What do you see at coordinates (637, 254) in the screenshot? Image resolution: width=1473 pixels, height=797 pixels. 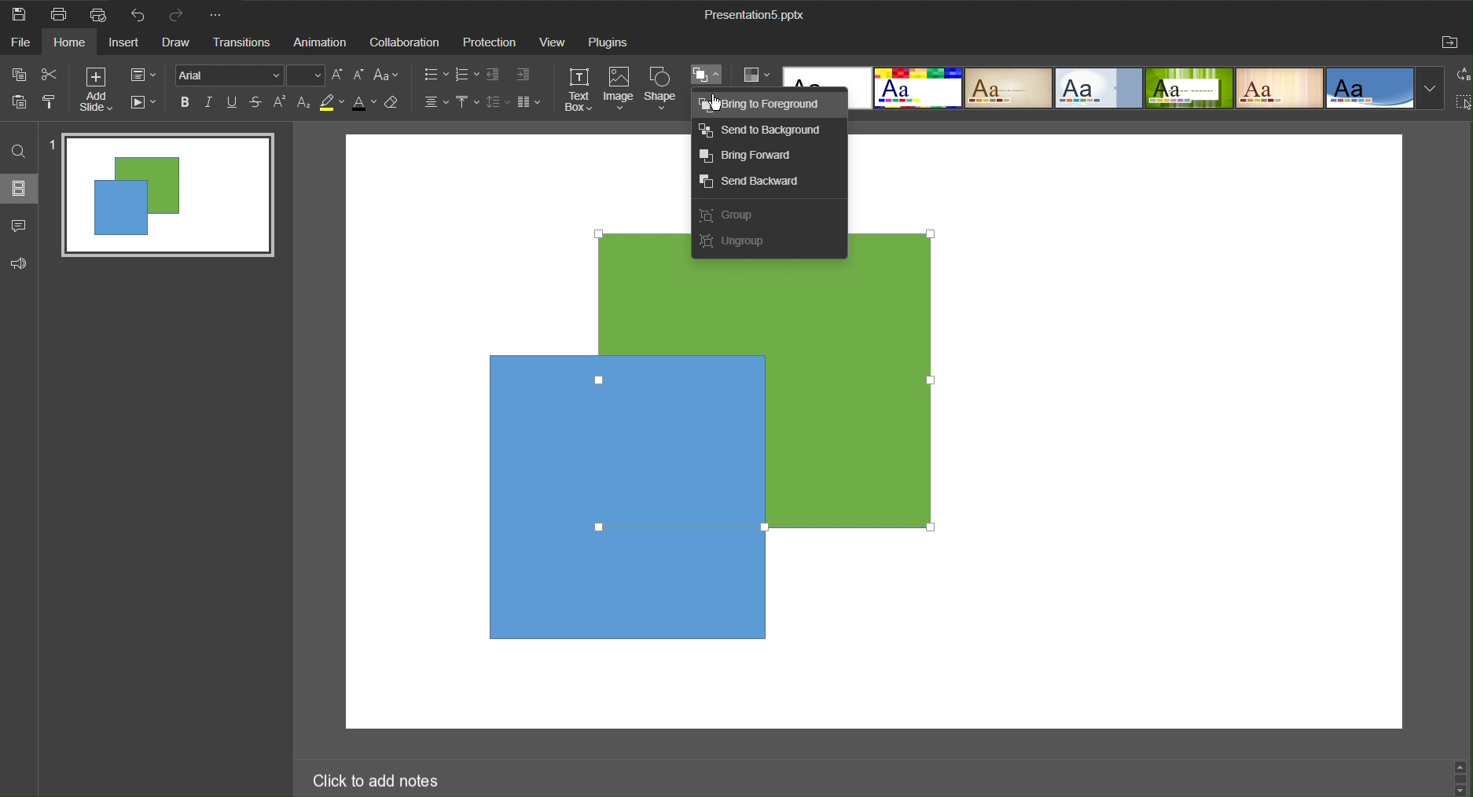 I see `shaoe` at bounding box center [637, 254].